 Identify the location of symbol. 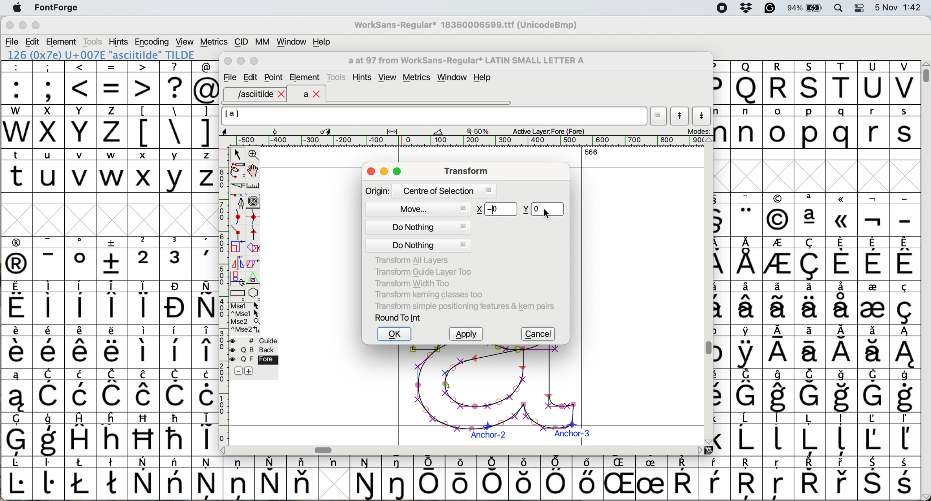
(842, 347).